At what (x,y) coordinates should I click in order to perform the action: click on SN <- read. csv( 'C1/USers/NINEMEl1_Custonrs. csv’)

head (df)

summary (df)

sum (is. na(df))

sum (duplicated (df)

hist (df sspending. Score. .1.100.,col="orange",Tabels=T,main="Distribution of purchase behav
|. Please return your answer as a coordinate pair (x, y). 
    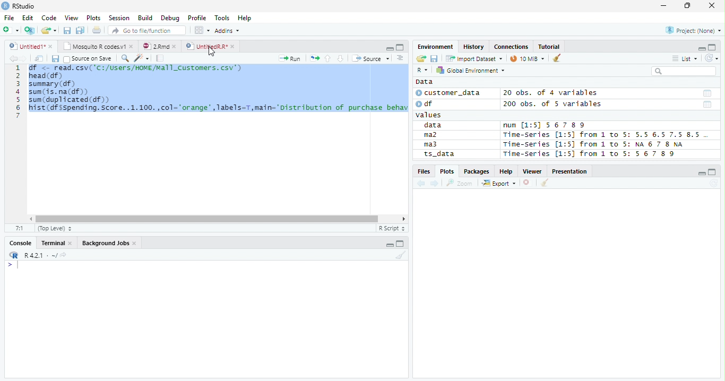
    Looking at the image, I should click on (219, 94).